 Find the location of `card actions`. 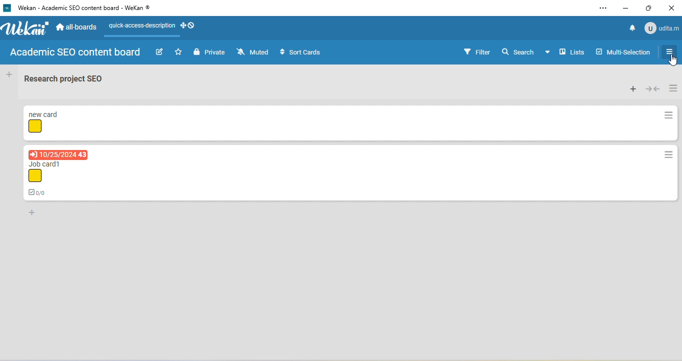

card actions is located at coordinates (669, 115).